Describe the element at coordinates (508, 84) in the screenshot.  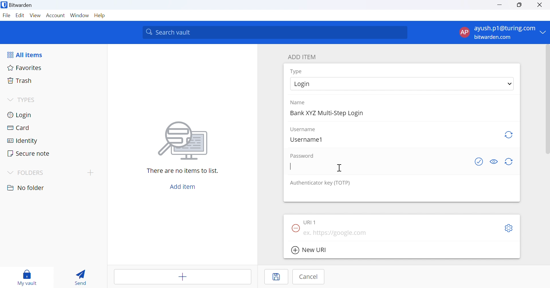
I see `Drop Down` at that location.